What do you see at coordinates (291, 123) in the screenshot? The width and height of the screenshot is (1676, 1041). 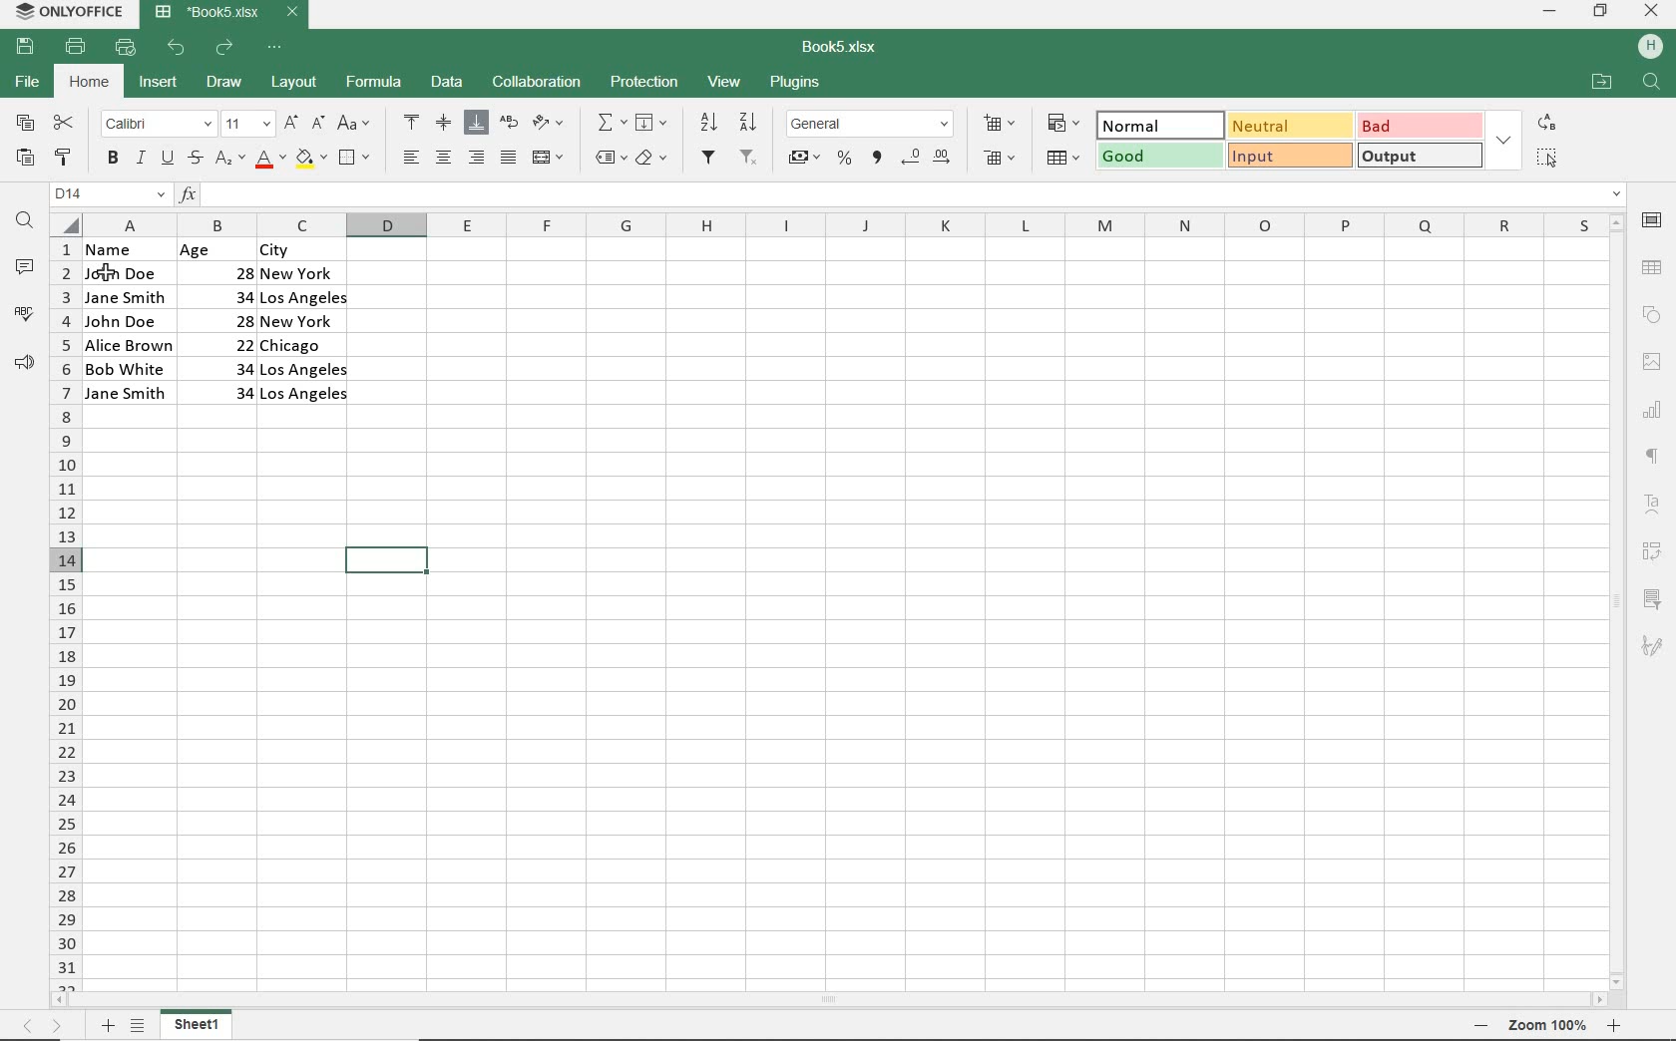 I see `INCREMENT FONT SIZE` at bounding box center [291, 123].